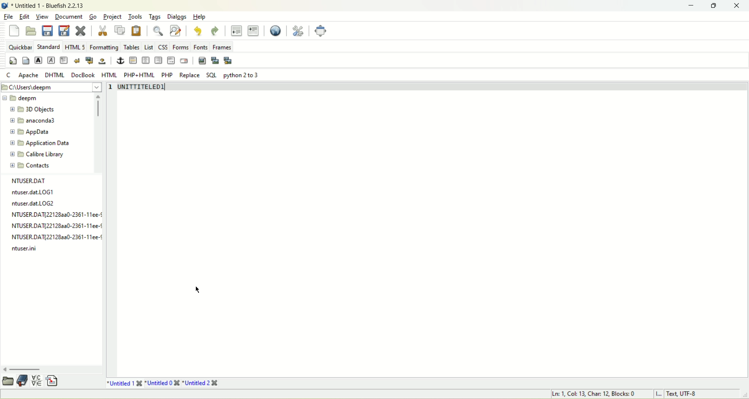  I want to click on appdata, so click(32, 130).